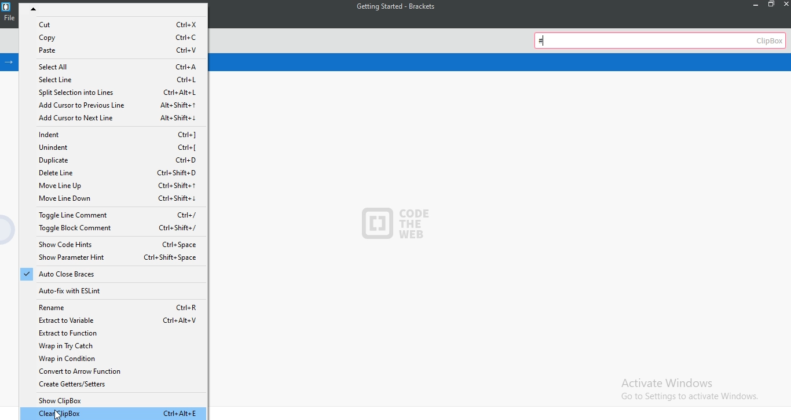 The width and height of the screenshot is (791, 420). What do you see at coordinates (406, 226) in the screenshot?
I see `Code The Web` at bounding box center [406, 226].